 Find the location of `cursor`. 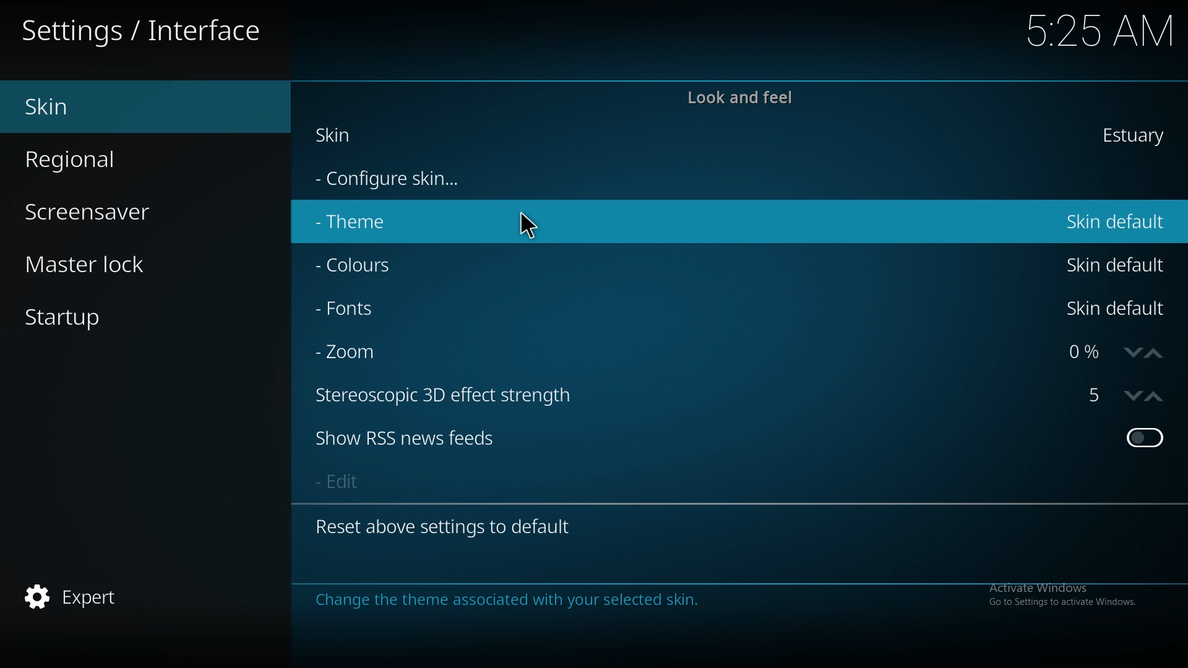

cursor is located at coordinates (532, 228).